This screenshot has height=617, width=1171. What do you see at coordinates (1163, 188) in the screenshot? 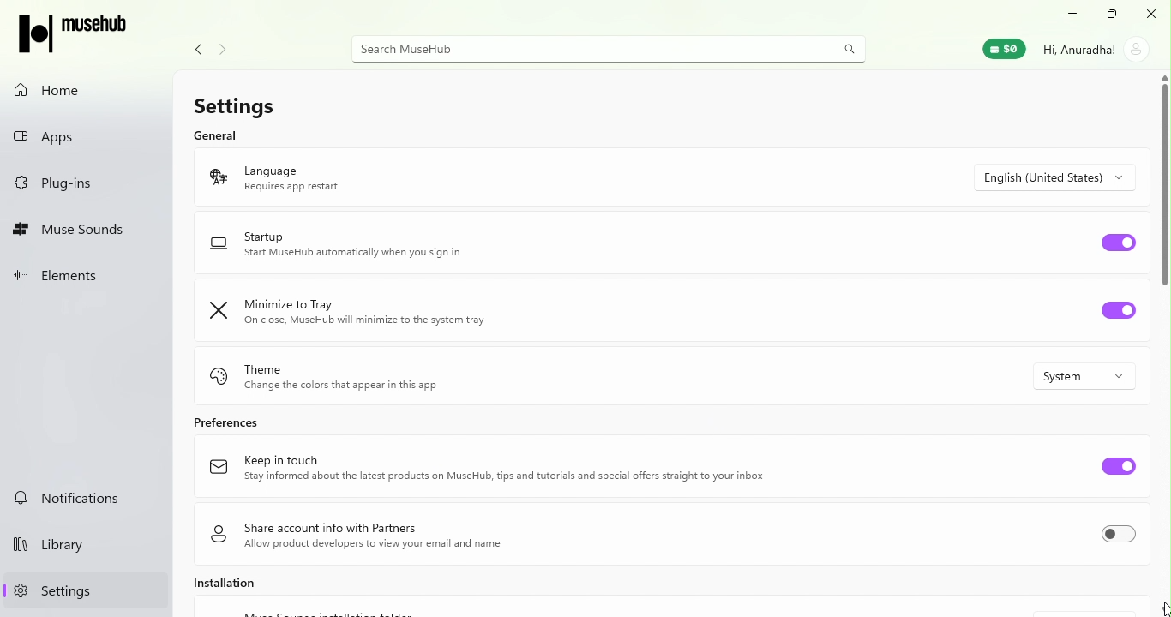
I see `Scroll bar` at bounding box center [1163, 188].